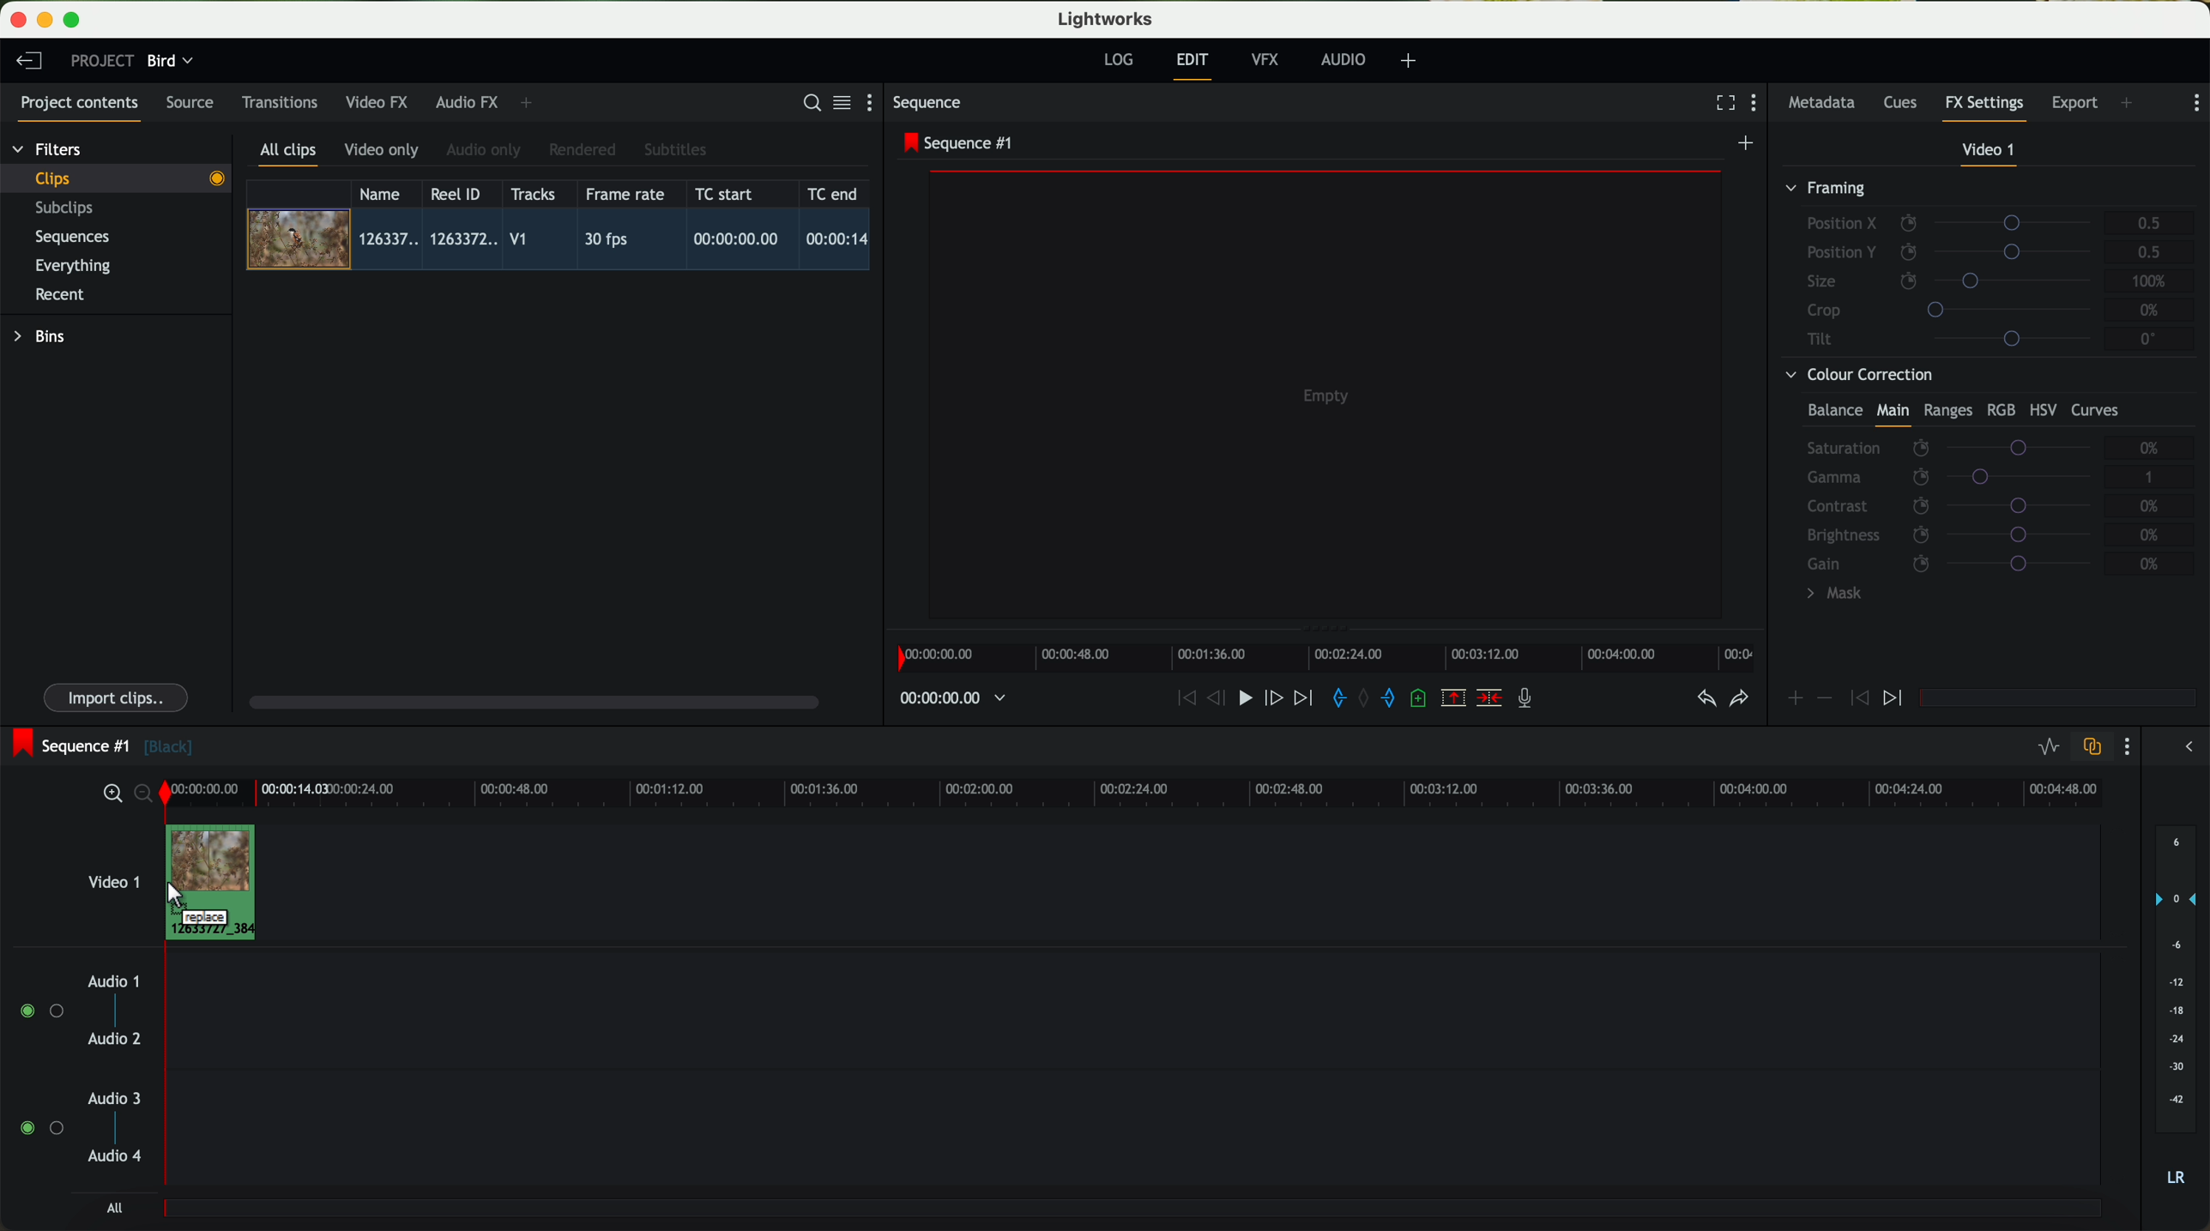 The height and width of the screenshot is (1231, 2210). Describe the element at coordinates (1455, 698) in the screenshot. I see `remove the marked section` at that location.